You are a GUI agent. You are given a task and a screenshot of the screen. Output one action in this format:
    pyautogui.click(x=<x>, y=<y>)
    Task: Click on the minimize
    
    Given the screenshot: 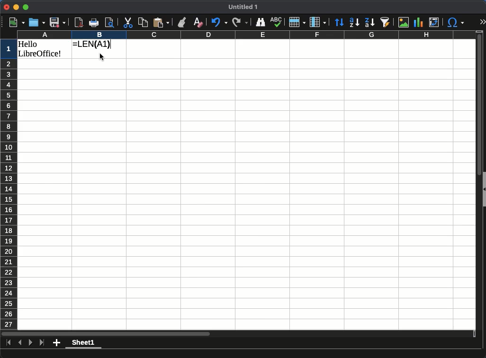 What is the action you would take?
    pyautogui.click(x=17, y=8)
    